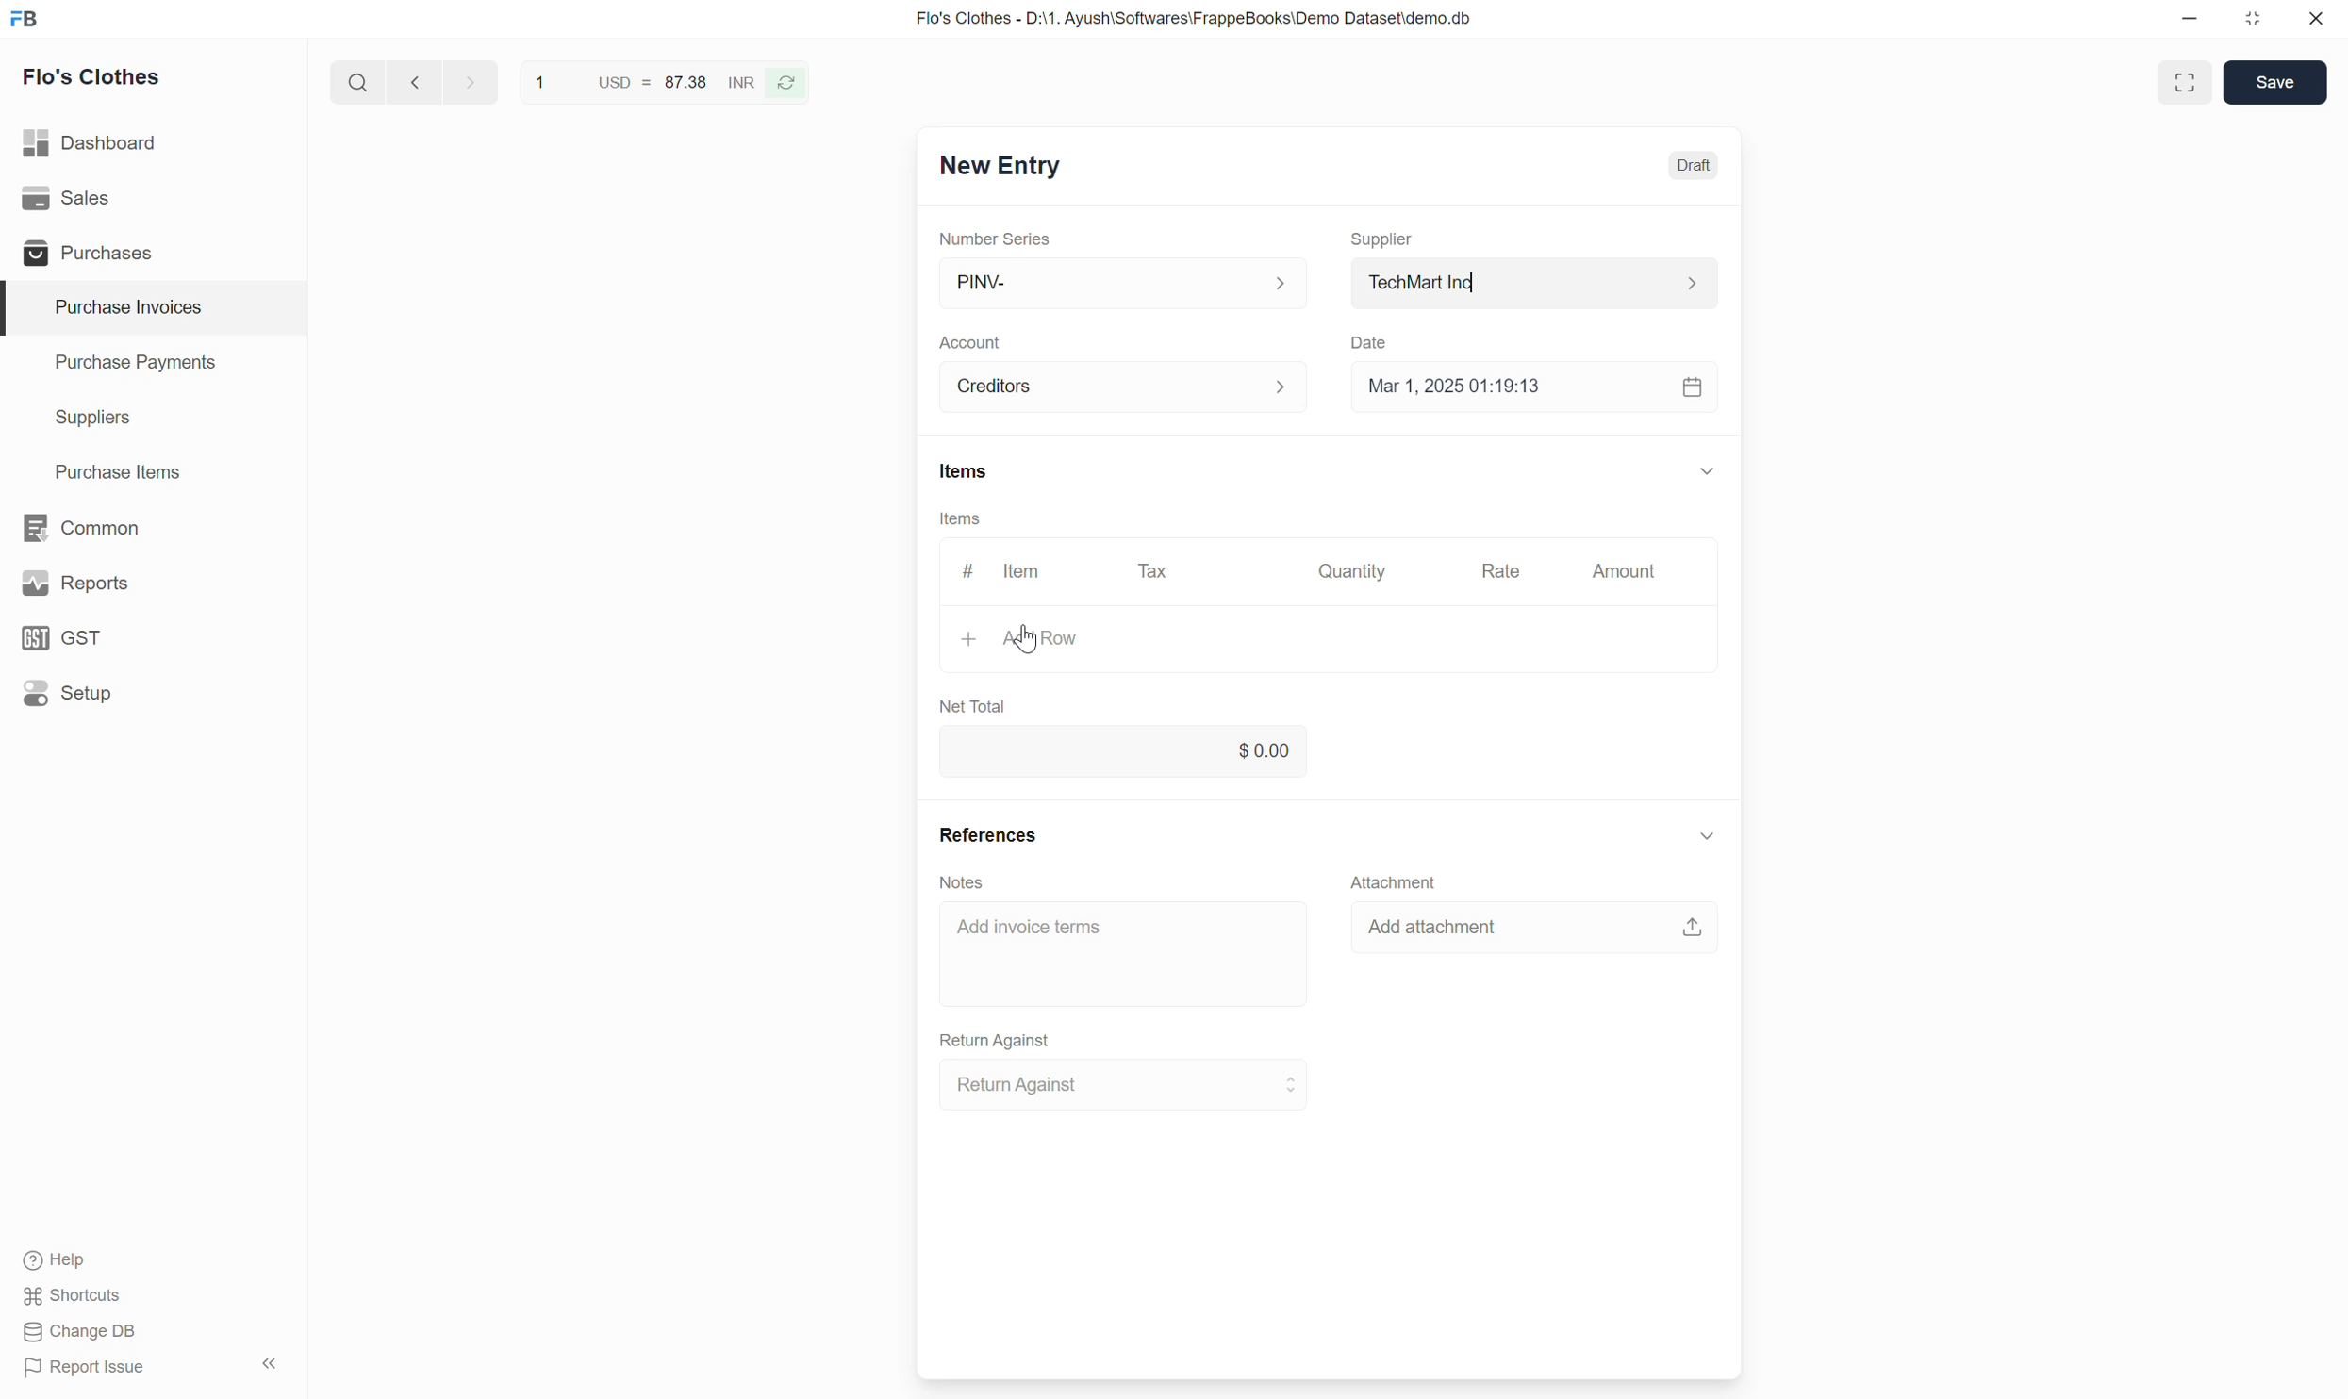 The image size is (2348, 1399). Describe the element at coordinates (134, 367) in the screenshot. I see `Purchase Payments` at that location.